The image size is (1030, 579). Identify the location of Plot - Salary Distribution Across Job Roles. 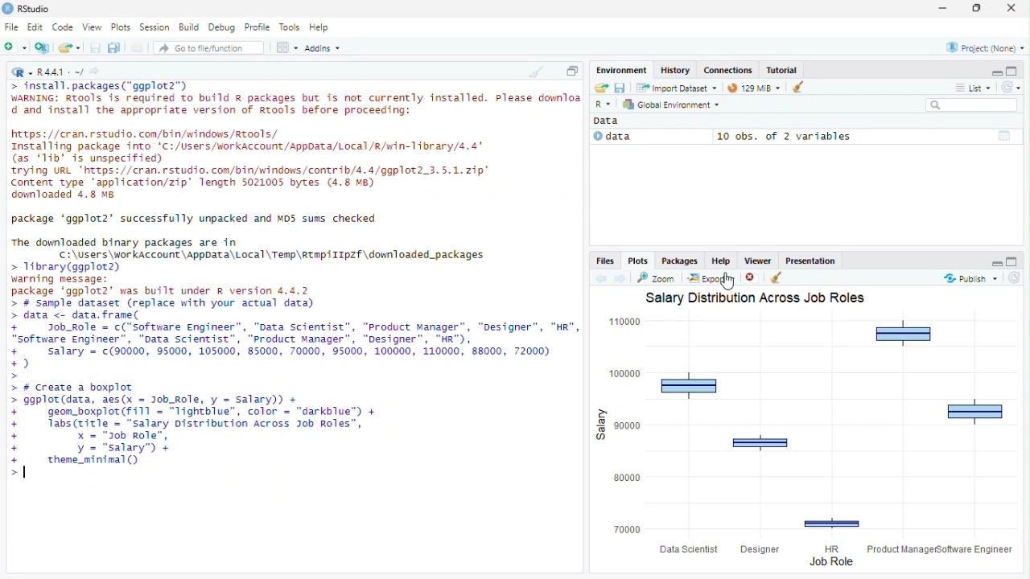
(810, 432).